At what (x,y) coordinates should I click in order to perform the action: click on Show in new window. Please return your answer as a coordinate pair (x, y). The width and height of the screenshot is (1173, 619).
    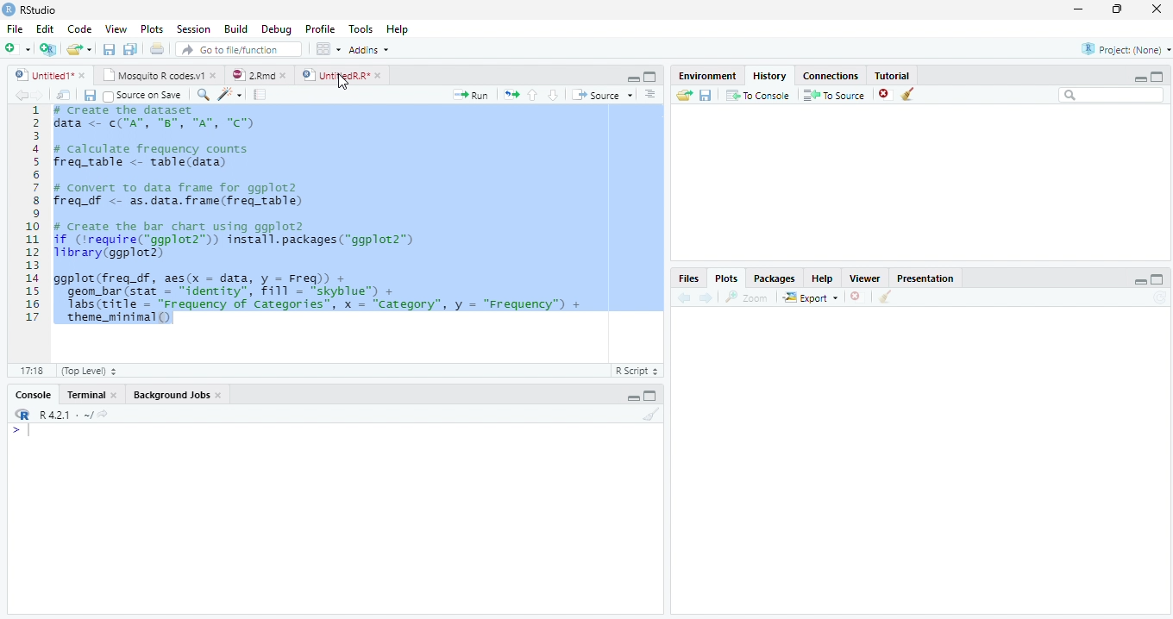
    Looking at the image, I should click on (64, 95).